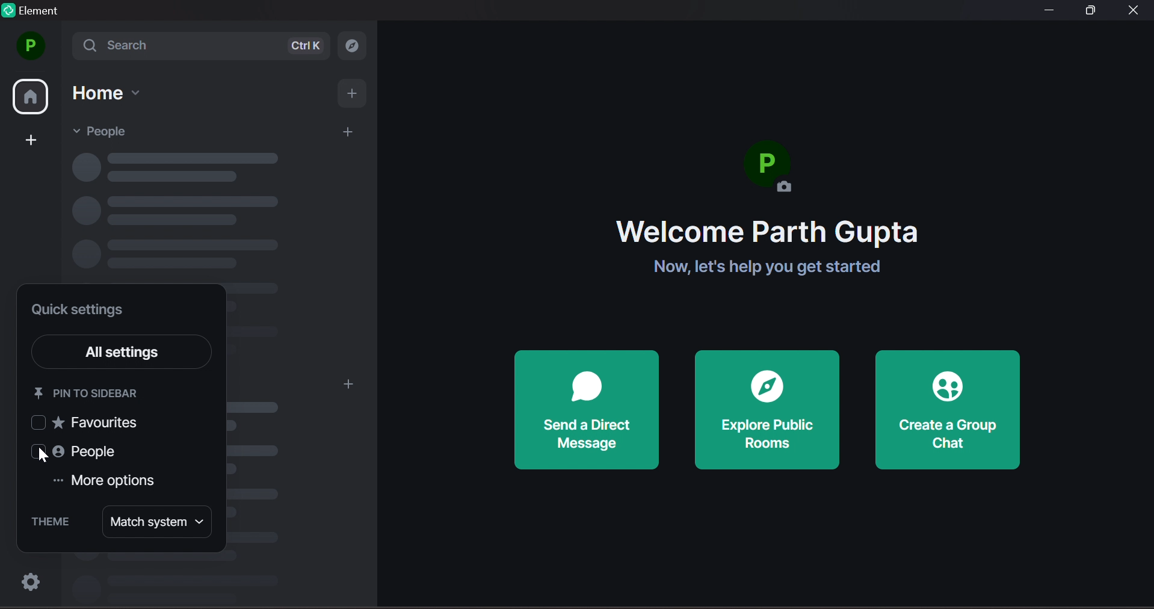 This screenshot has width=1154, height=609. What do you see at coordinates (34, 139) in the screenshot?
I see `add` at bounding box center [34, 139].